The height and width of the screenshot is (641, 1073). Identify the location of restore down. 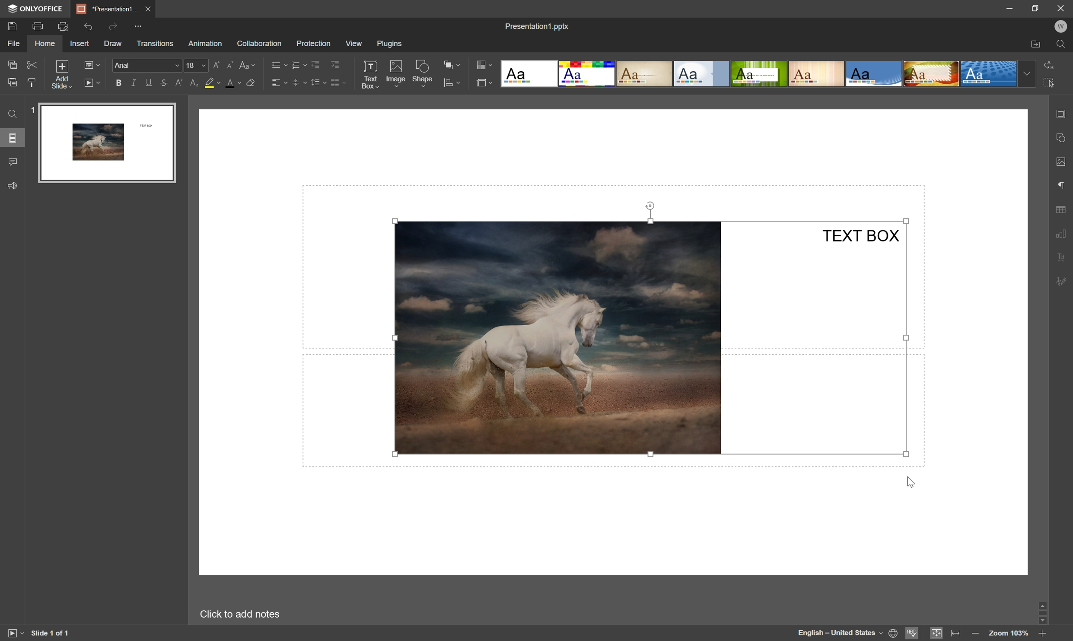
(1037, 6).